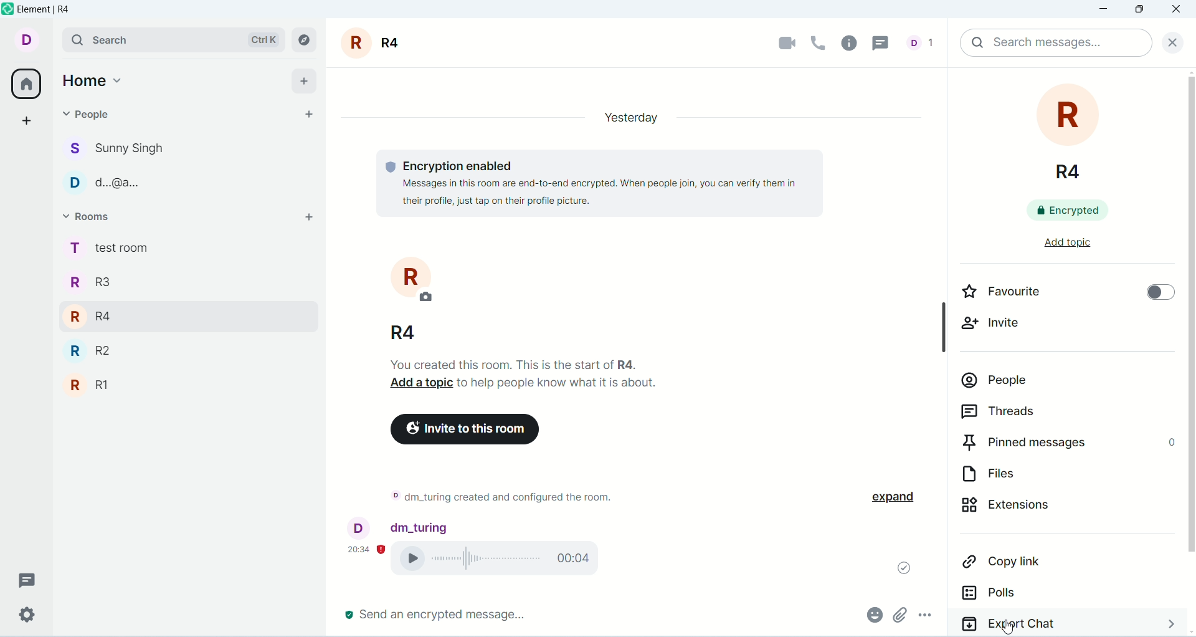 This screenshot has width=1196, height=637. What do you see at coordinates (500, 499) in the screenshot?
I see `text` at bounding box center [500, 499].